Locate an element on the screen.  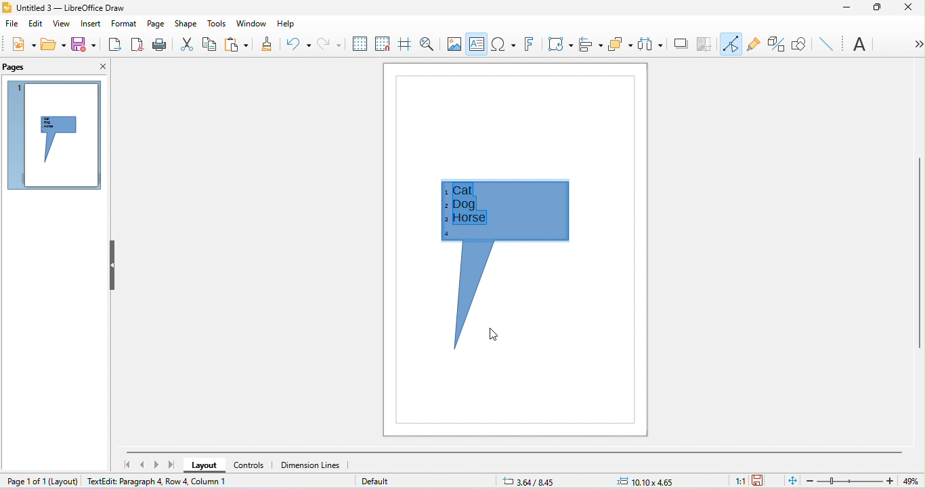
show draw function is located at coordinates (799, 43).